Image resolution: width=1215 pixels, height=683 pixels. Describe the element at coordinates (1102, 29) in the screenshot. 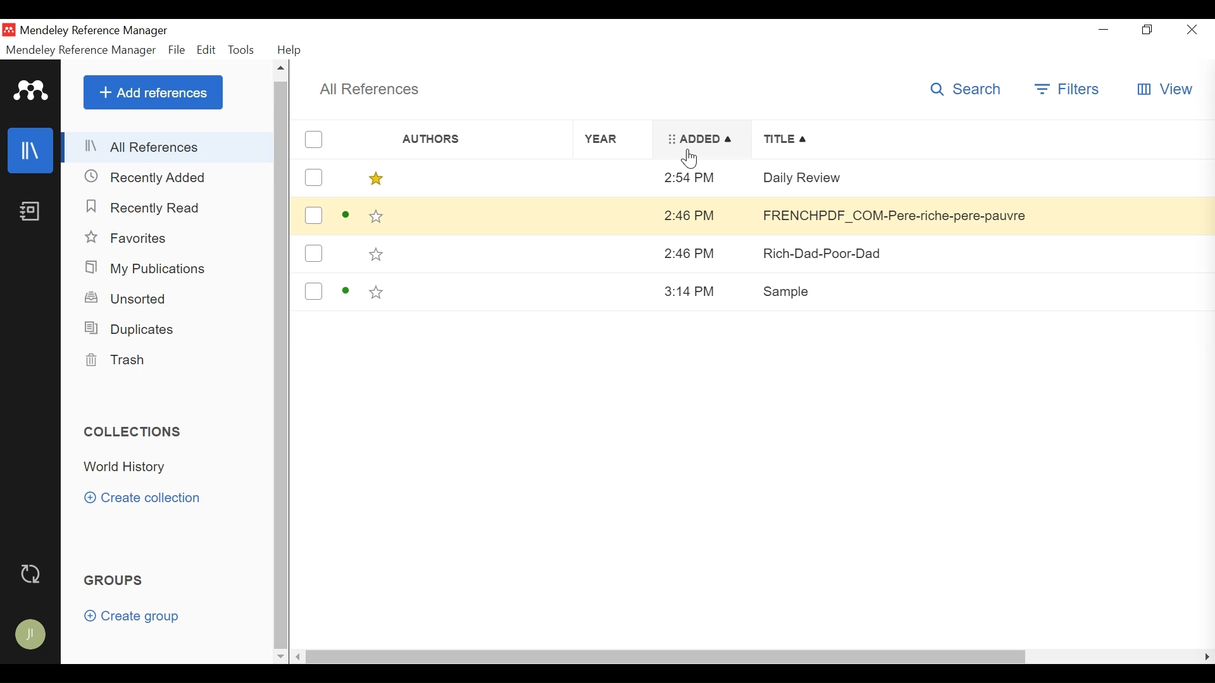

I see `minimize` at that location.